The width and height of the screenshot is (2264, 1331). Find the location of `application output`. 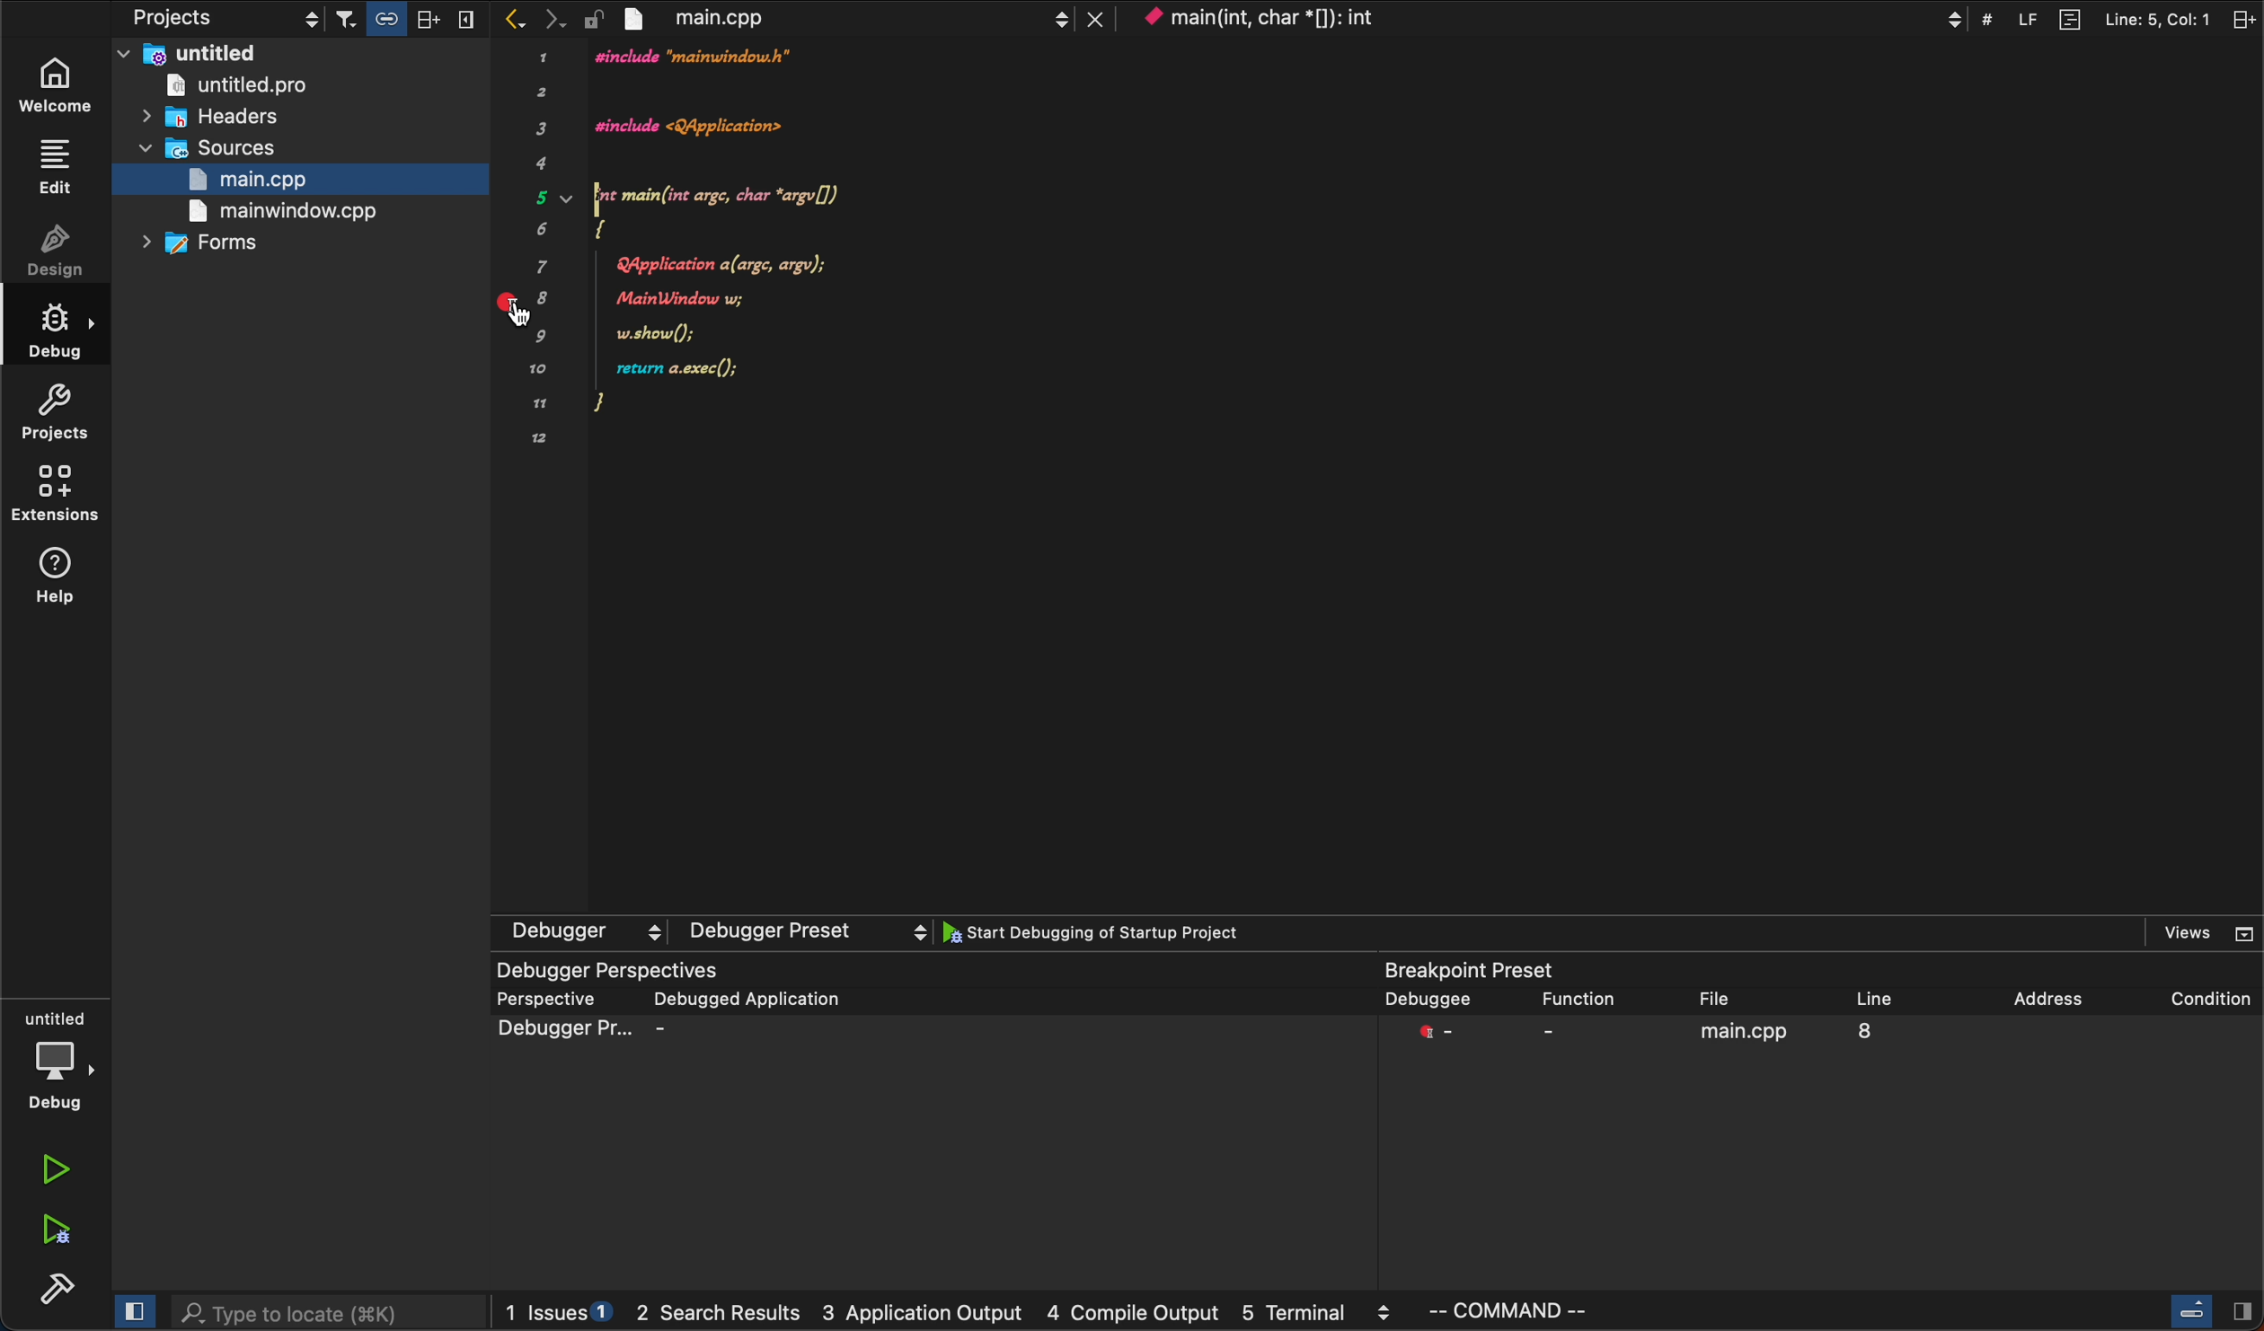

application output is located at coordinates (927, 1318).